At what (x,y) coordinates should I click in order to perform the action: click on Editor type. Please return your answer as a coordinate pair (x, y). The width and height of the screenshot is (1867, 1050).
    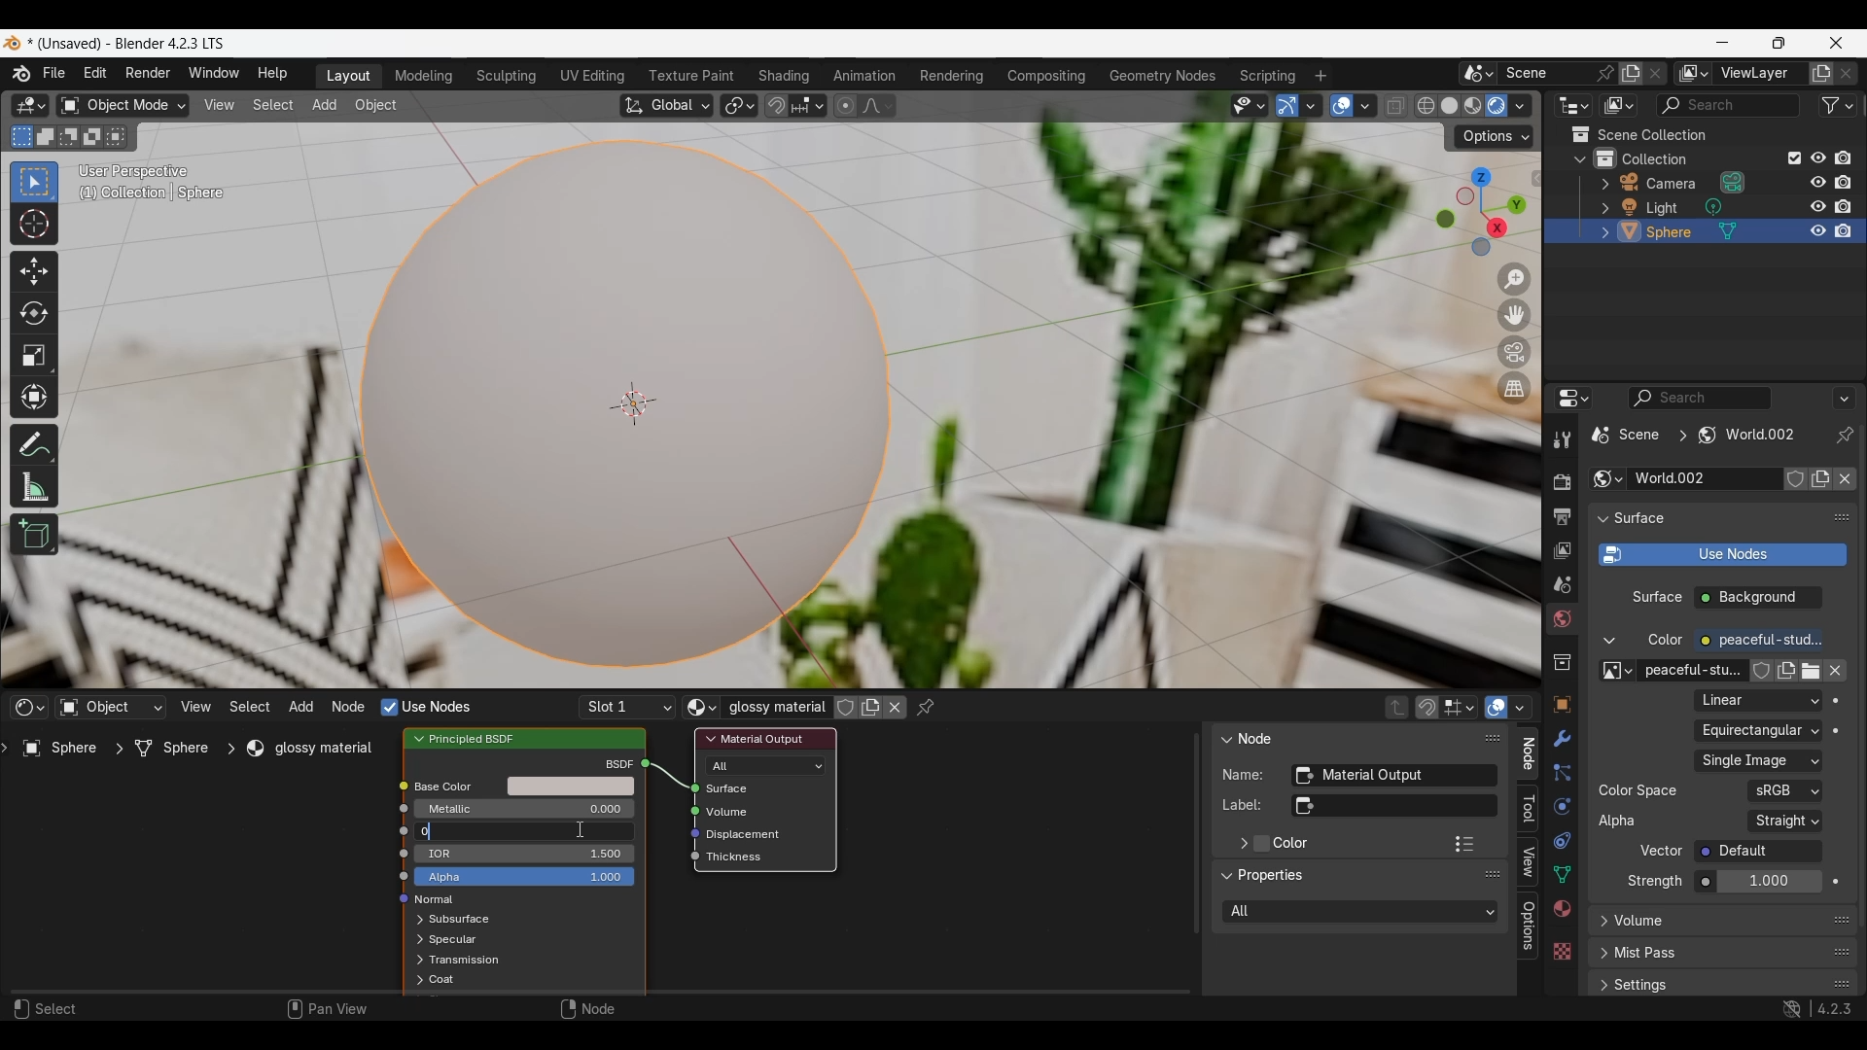
    Looking at the image, I should click on (29, 707).